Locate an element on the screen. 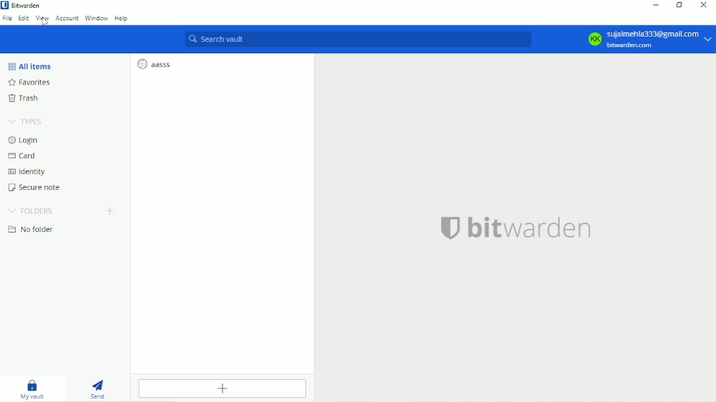 This screenshot has width=716, height=402. No folder is located at coordinates (35, 231).